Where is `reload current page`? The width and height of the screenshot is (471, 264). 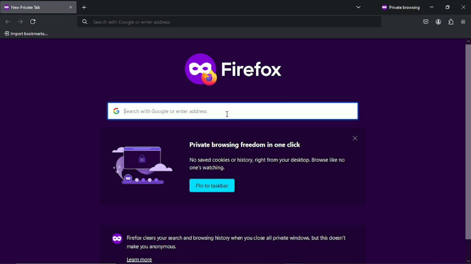
reload current page is located at coordinates (34, 21).